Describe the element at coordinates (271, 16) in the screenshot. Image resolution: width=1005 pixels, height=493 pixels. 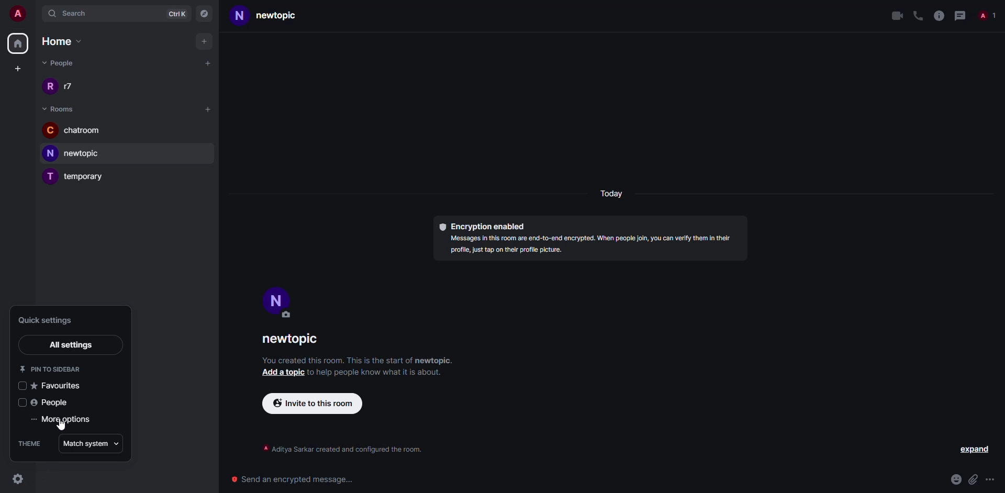
I see `room` at that location.